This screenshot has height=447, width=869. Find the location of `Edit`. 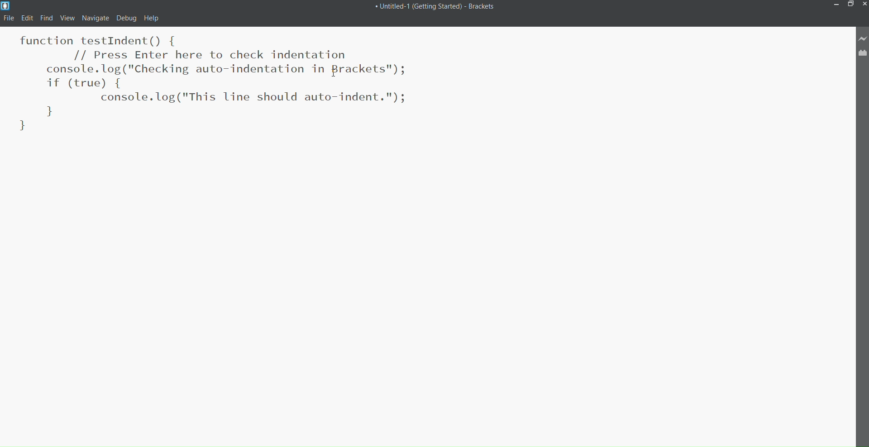

Edit is located at coordinates (28, 17).